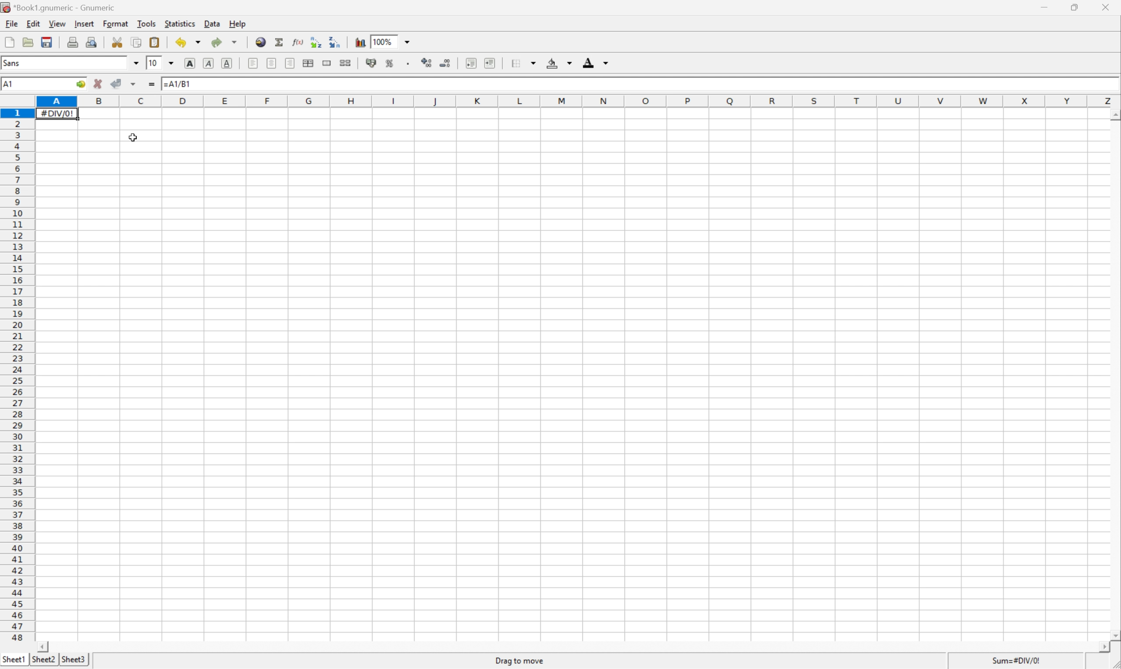 The height and width of the screenshot is (669, 1121). I want to click on Format the selection as accounting, so click(371, 63).